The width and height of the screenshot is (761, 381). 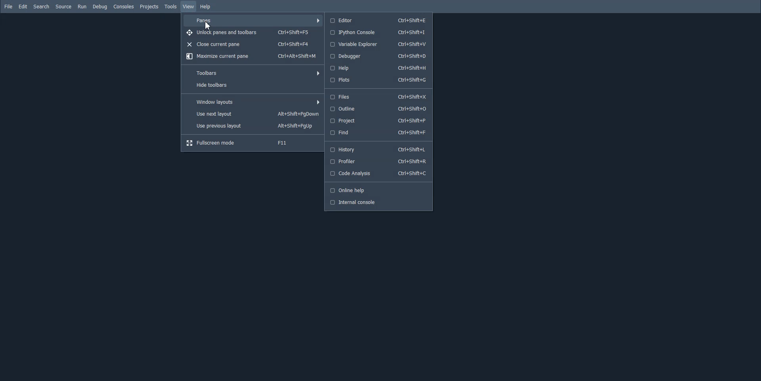 What do you see at coordinates (23, 6) in the screenshot?
I see `Edit` at bounding box center [23, 6].